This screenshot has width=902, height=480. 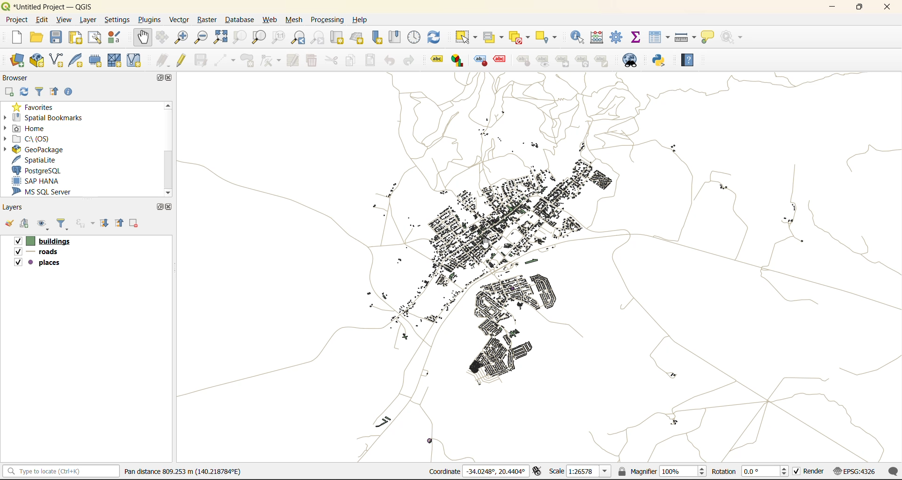 What do you see at coordinates (436, 61) in the screenshot?
I see `Label tool` at bounding box center [436, 61].